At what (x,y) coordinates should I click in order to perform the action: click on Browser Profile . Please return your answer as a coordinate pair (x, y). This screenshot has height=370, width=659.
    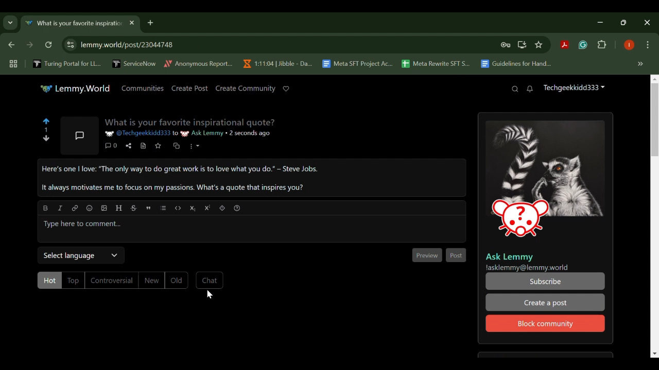
    Looking at the image, I should click on (629, 46).